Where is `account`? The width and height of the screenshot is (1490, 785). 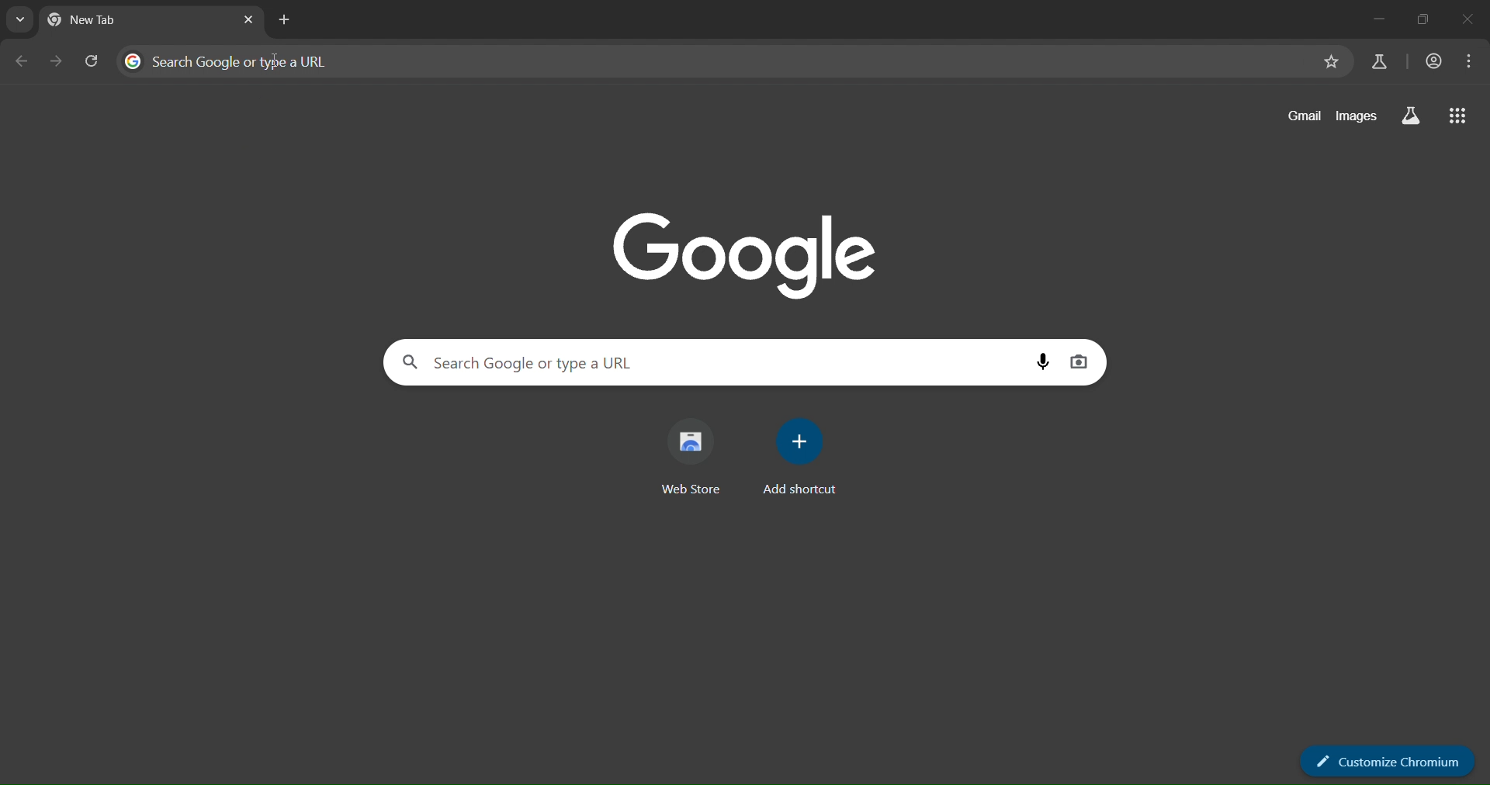
account is located at coordinates (1432, 61).